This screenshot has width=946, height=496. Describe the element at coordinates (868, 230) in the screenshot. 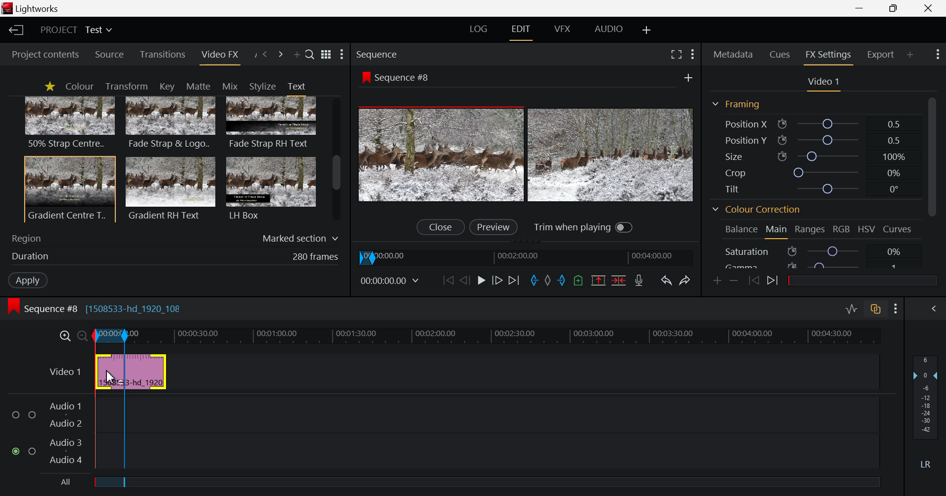

I see `HSV` at that location.